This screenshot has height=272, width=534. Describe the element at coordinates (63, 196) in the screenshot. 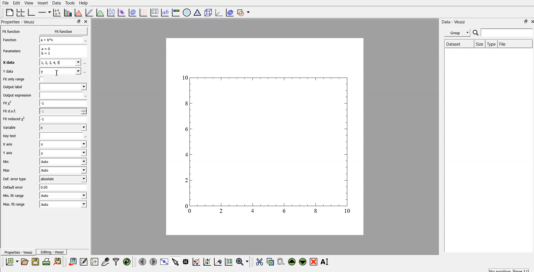

I see `| Auto` at that location.